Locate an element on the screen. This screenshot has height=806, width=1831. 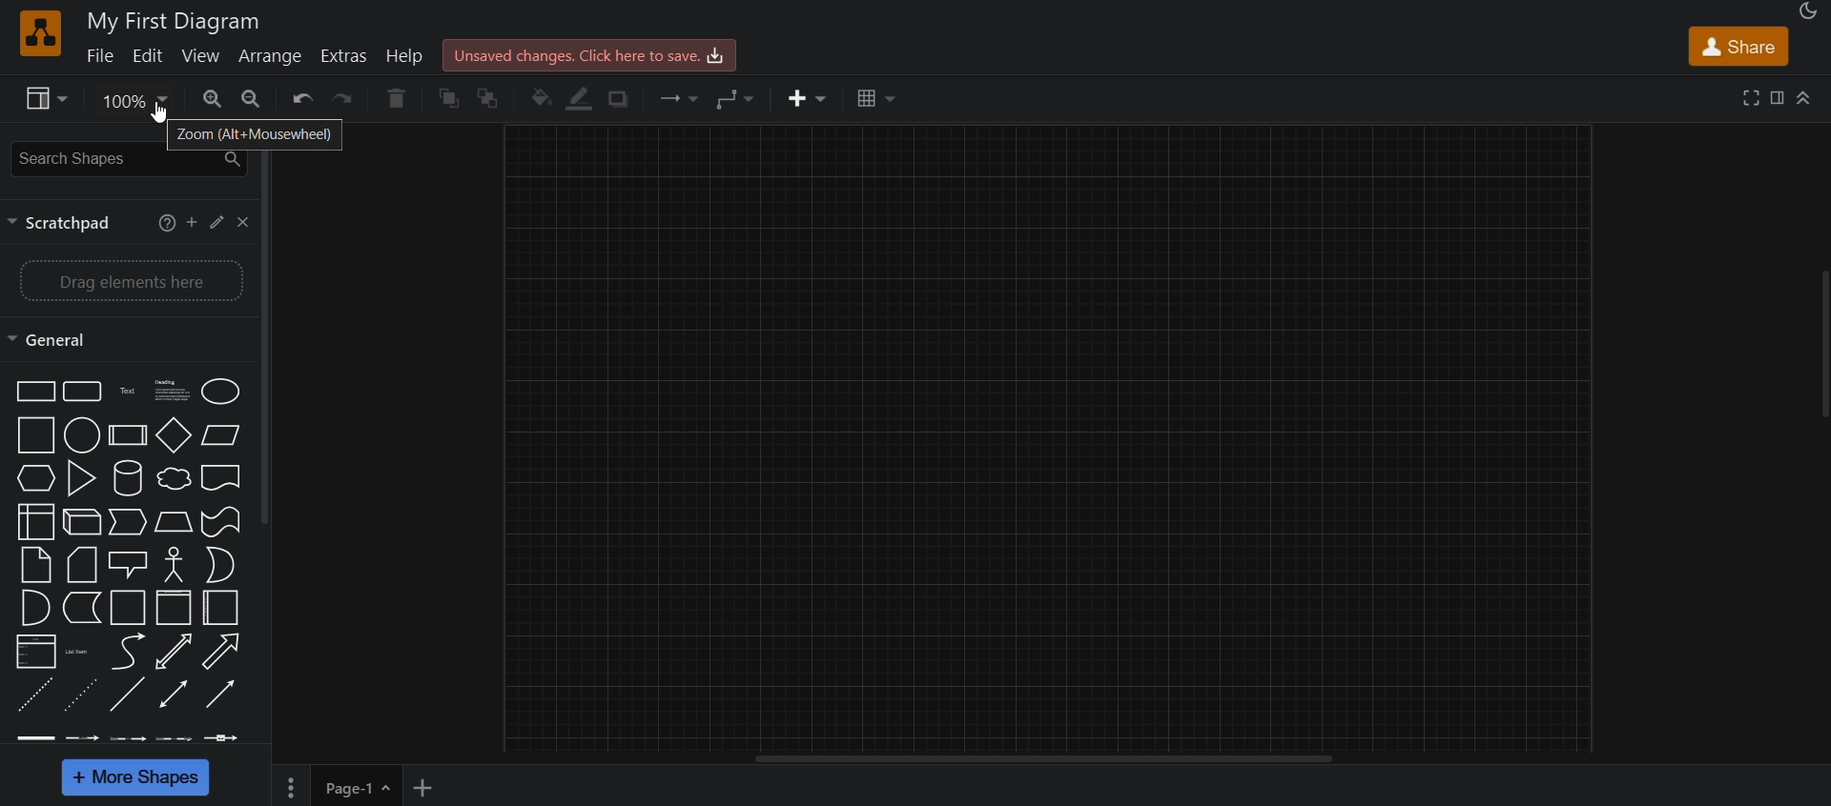
click here to save. is located at coordinates (596, 53).